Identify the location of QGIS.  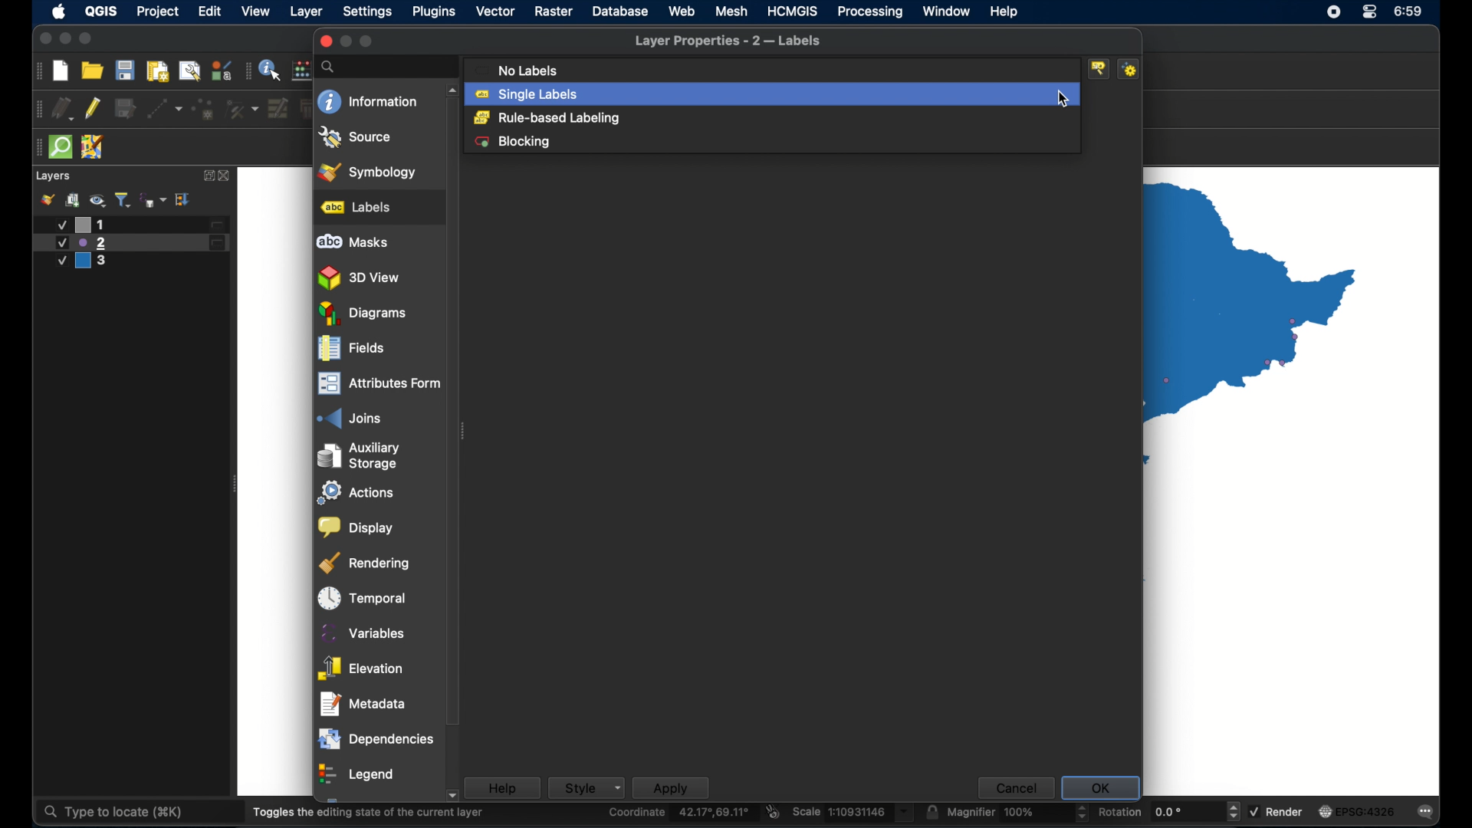
(103, 11).